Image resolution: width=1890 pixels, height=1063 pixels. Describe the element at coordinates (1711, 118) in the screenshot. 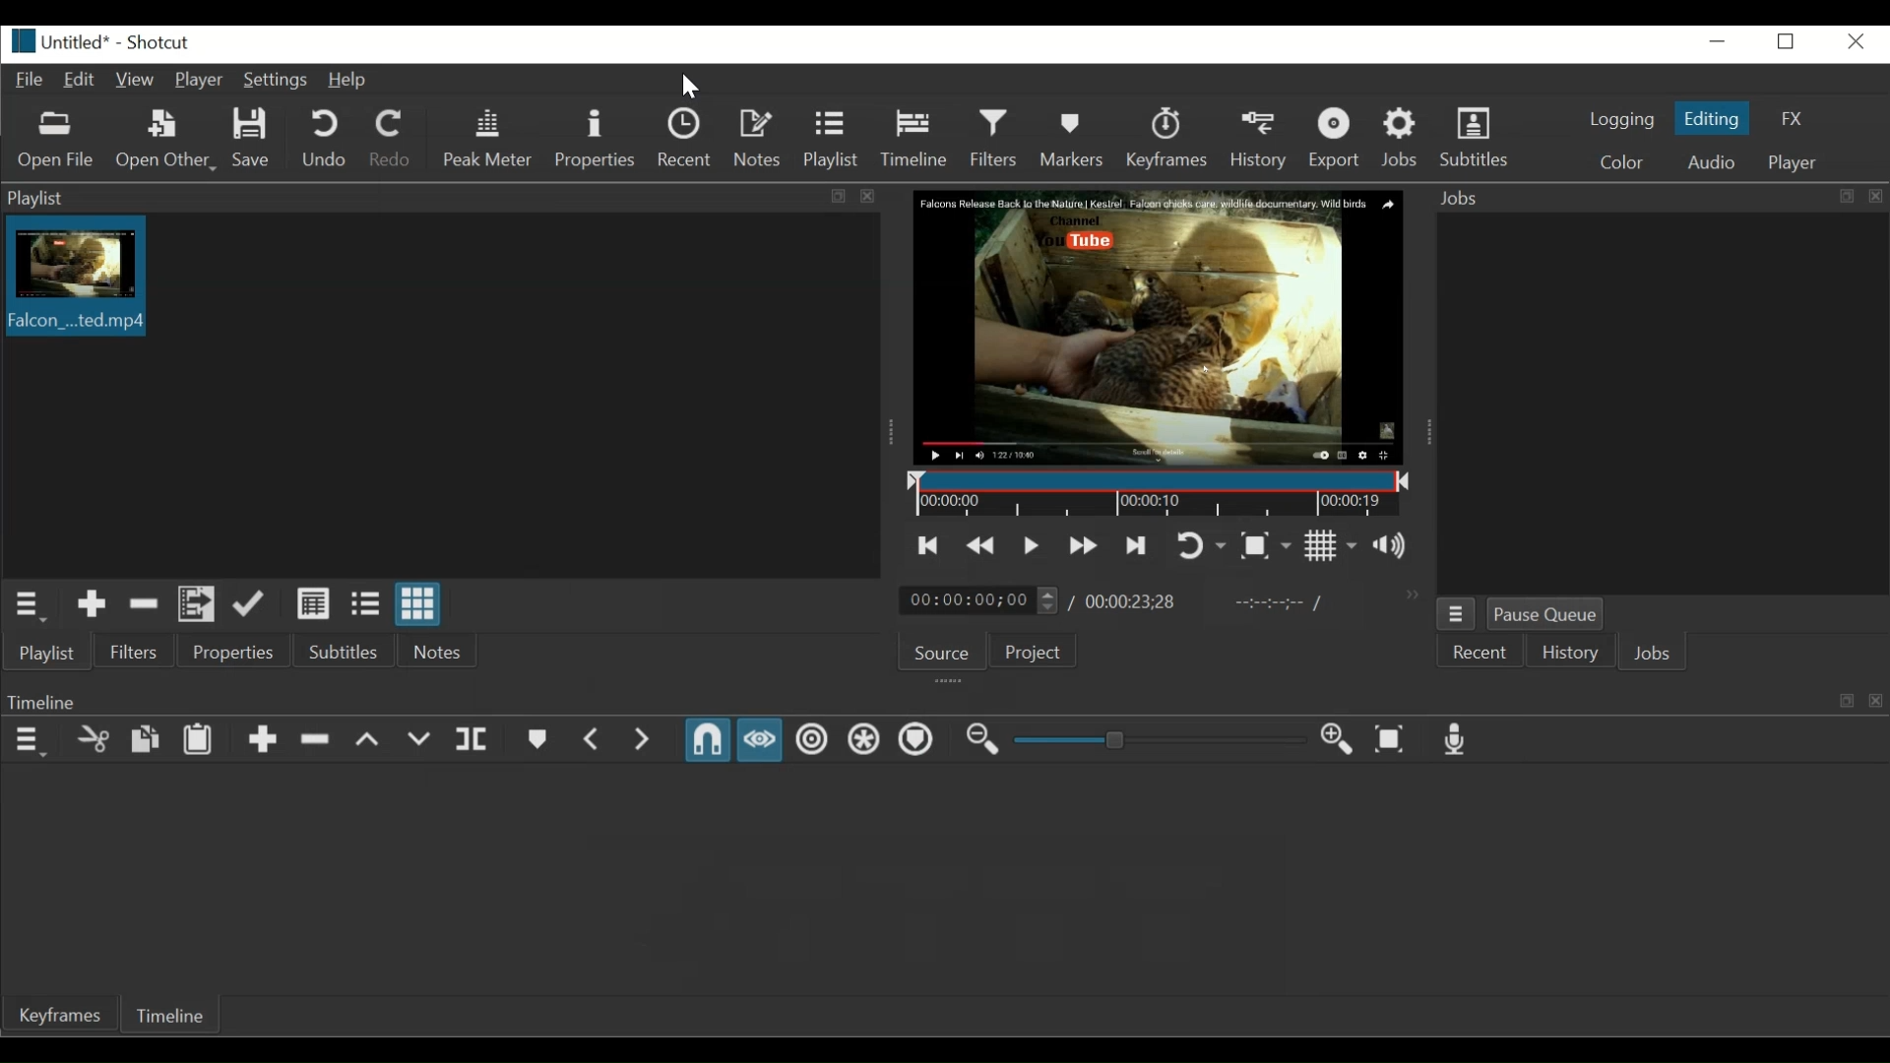

I see `Editing` at that location.